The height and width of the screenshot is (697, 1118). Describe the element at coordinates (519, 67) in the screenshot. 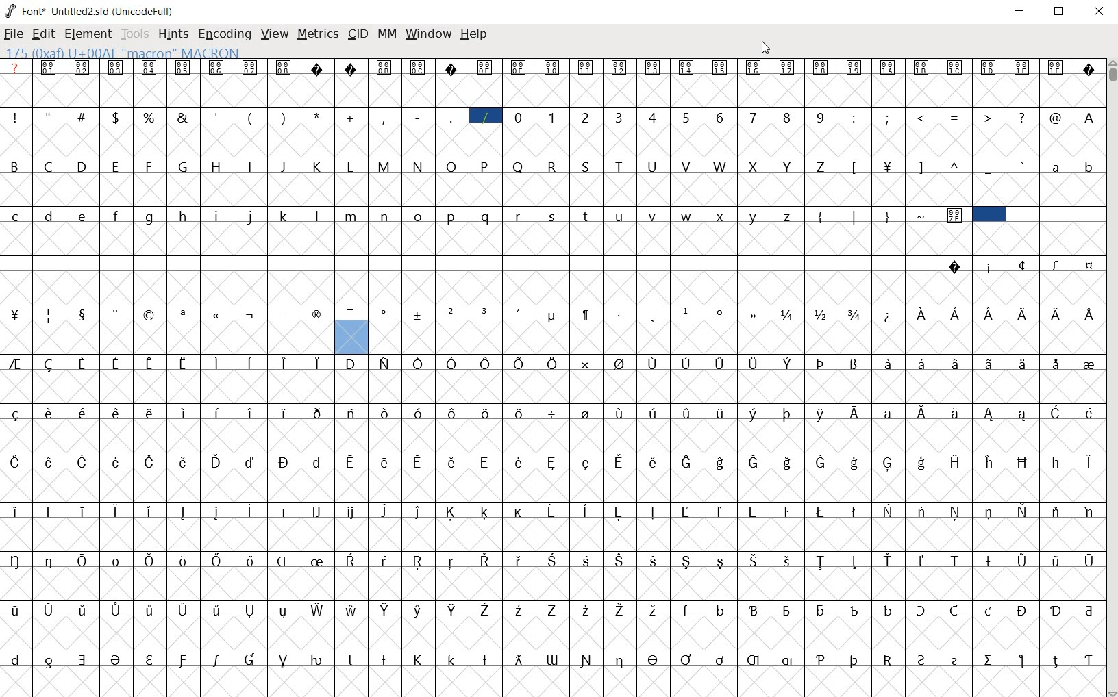

I see `Symbol` at that location.